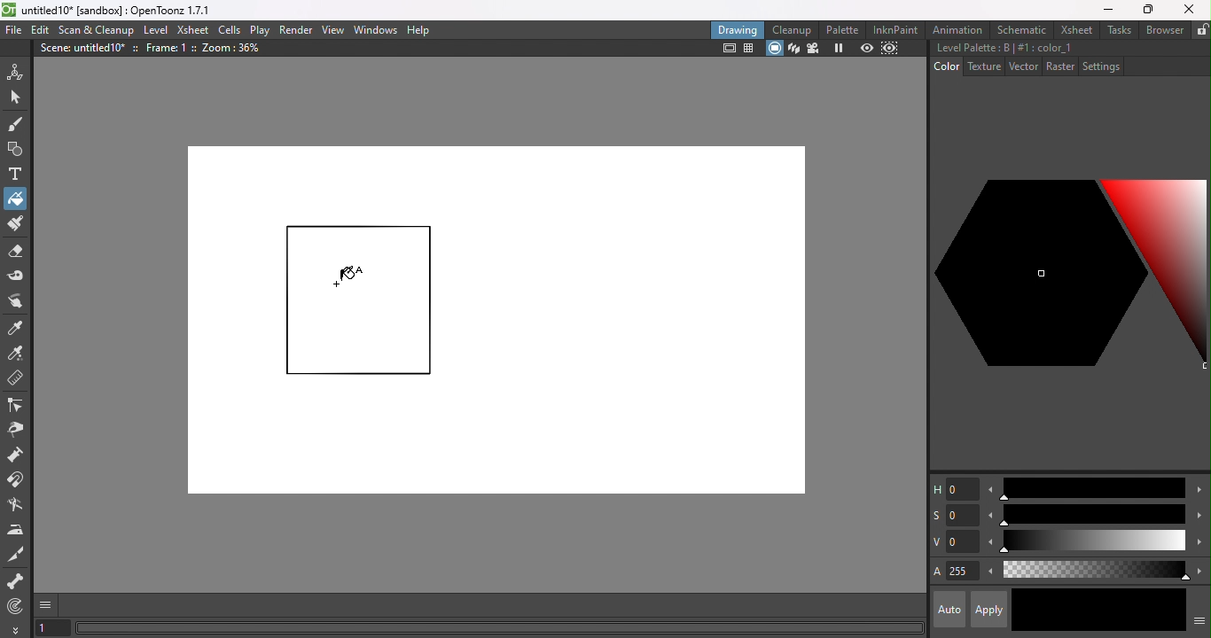  I want to click on Fill tool, so click(15, 198).